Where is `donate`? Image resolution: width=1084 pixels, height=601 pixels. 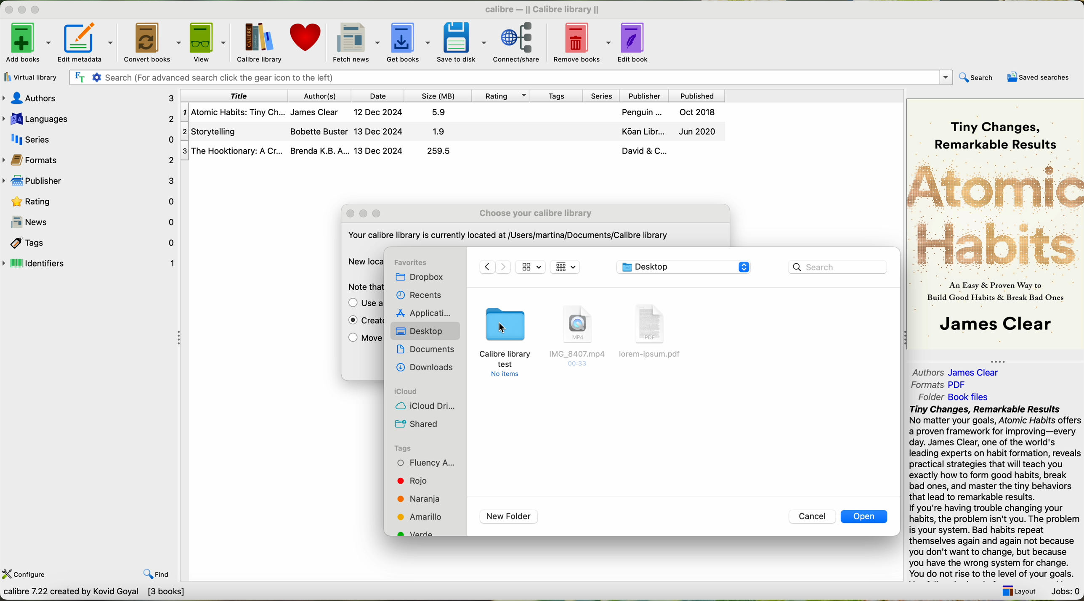
donate is located at coordinates (306, 41).